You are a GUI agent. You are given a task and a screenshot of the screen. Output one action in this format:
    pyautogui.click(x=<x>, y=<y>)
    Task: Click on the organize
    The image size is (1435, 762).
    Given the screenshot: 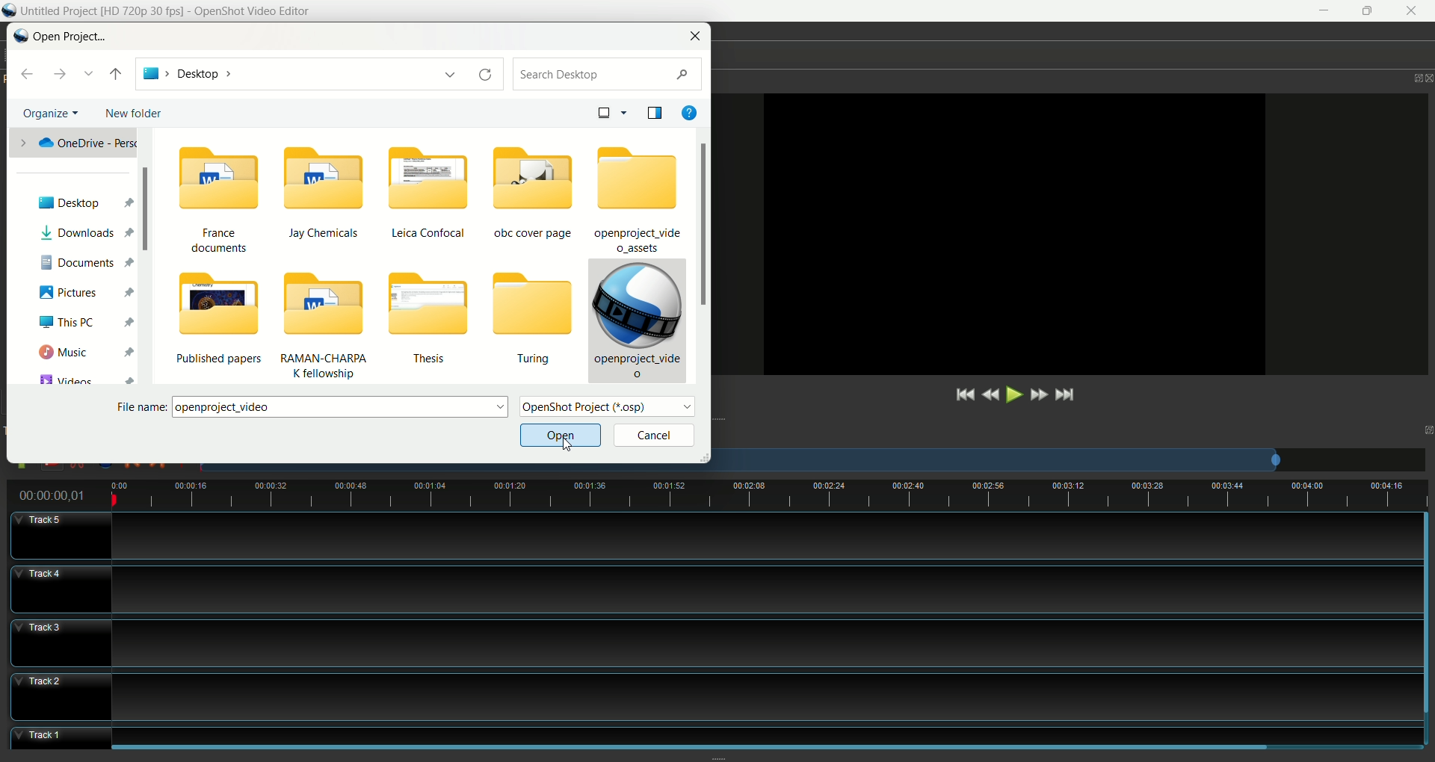 What is the action you would take?
    pyautogui.click(x=52, y=112)
    